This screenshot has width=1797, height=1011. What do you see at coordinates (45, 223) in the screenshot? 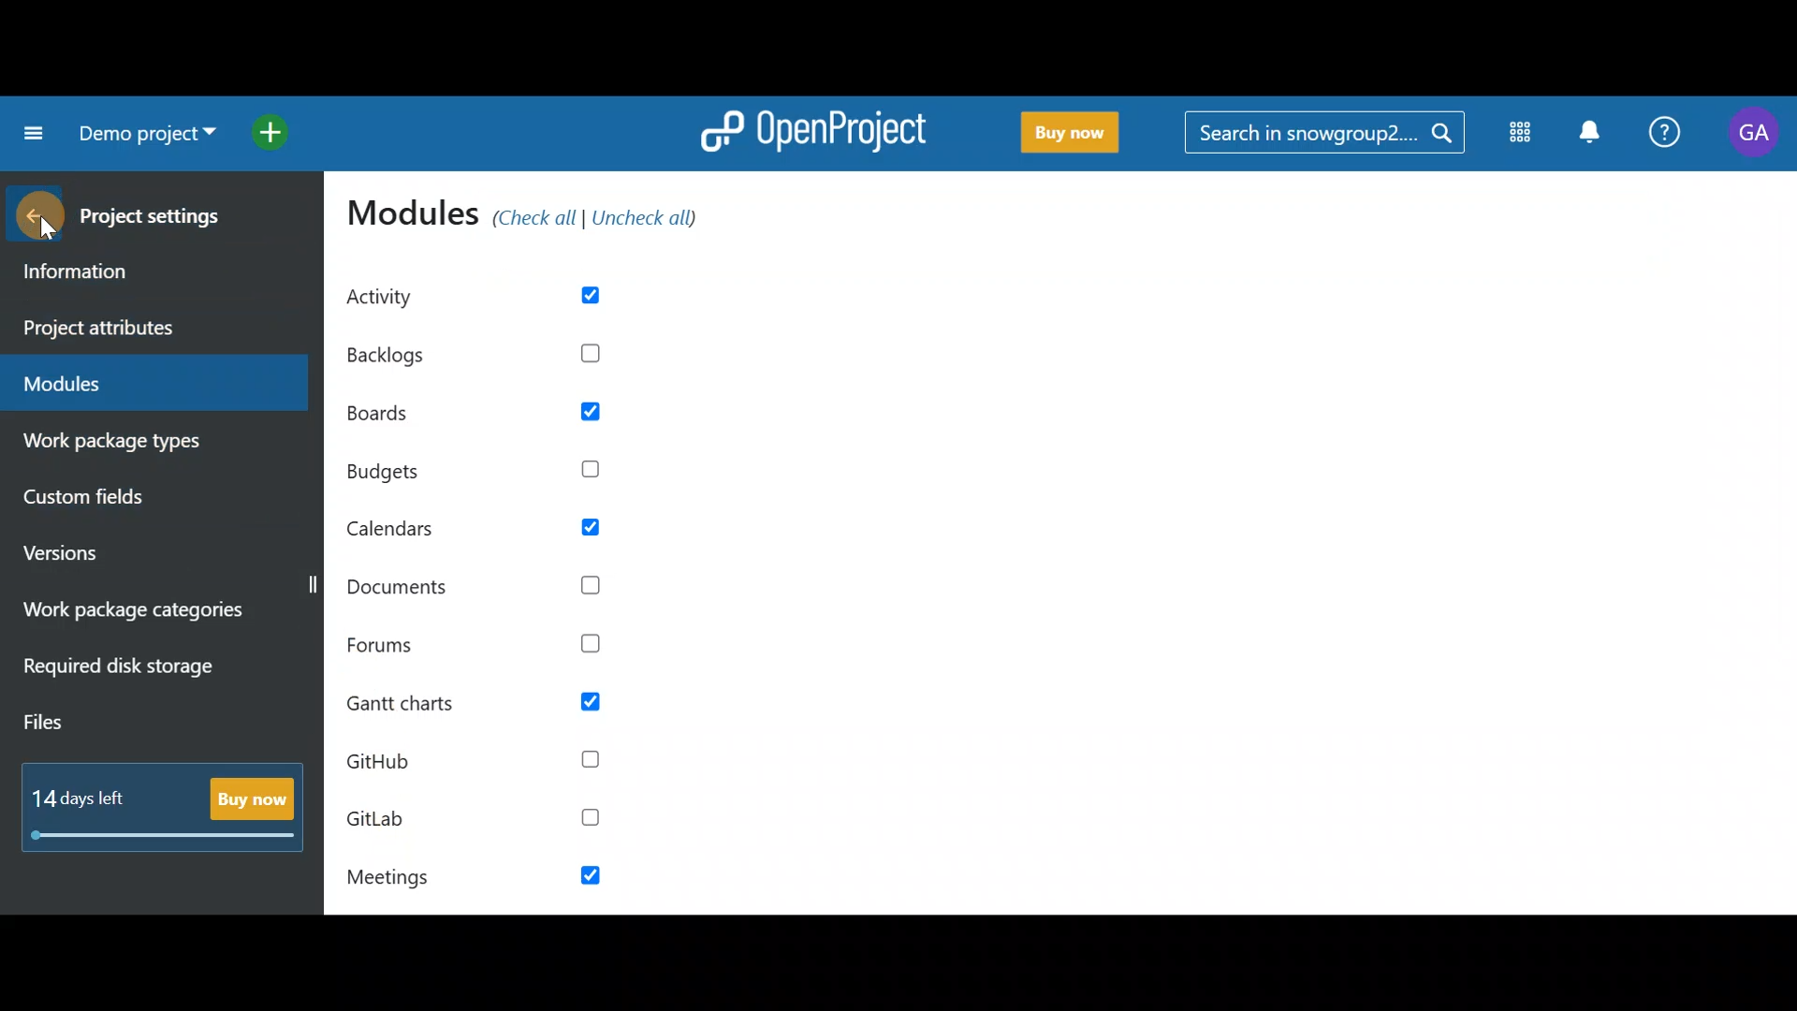
I see `Cursor` at bounding box center [45, 223].